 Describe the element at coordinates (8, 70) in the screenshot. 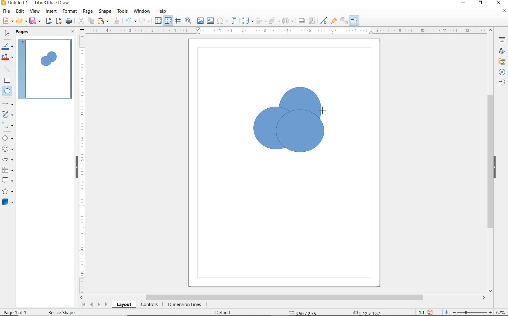

I see `INSERT LINE` at that location.